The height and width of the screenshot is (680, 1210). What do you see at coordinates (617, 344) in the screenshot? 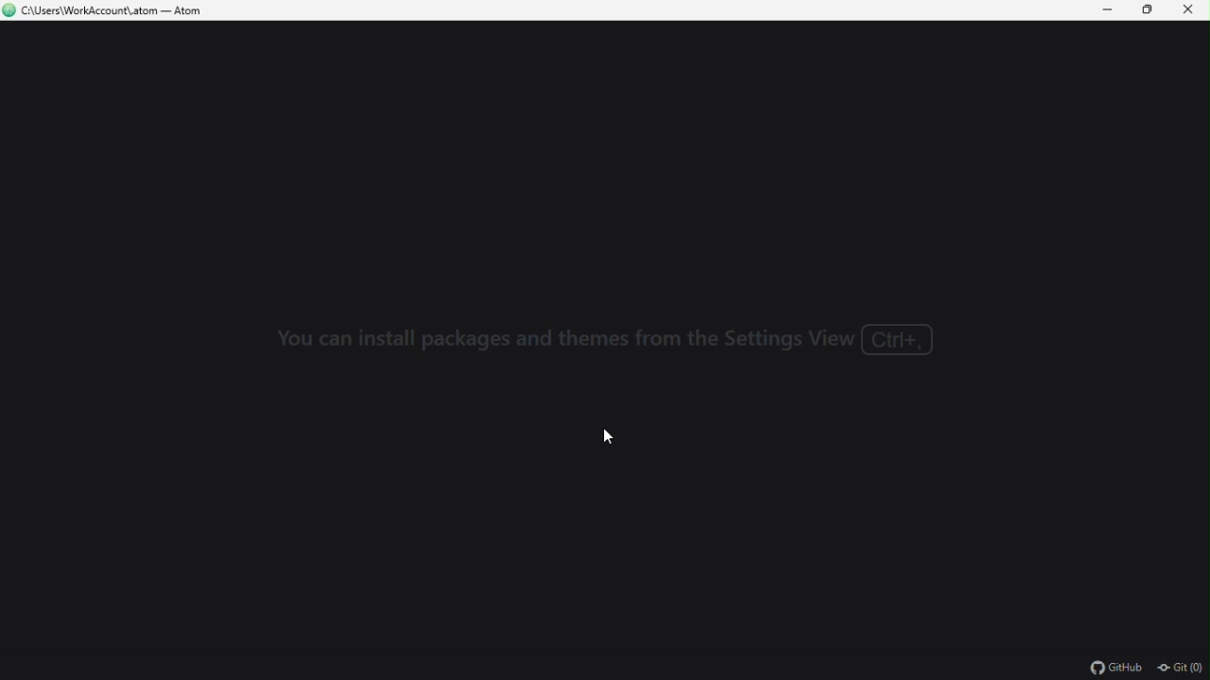
I see `Text` at bounding box center [617, 344].